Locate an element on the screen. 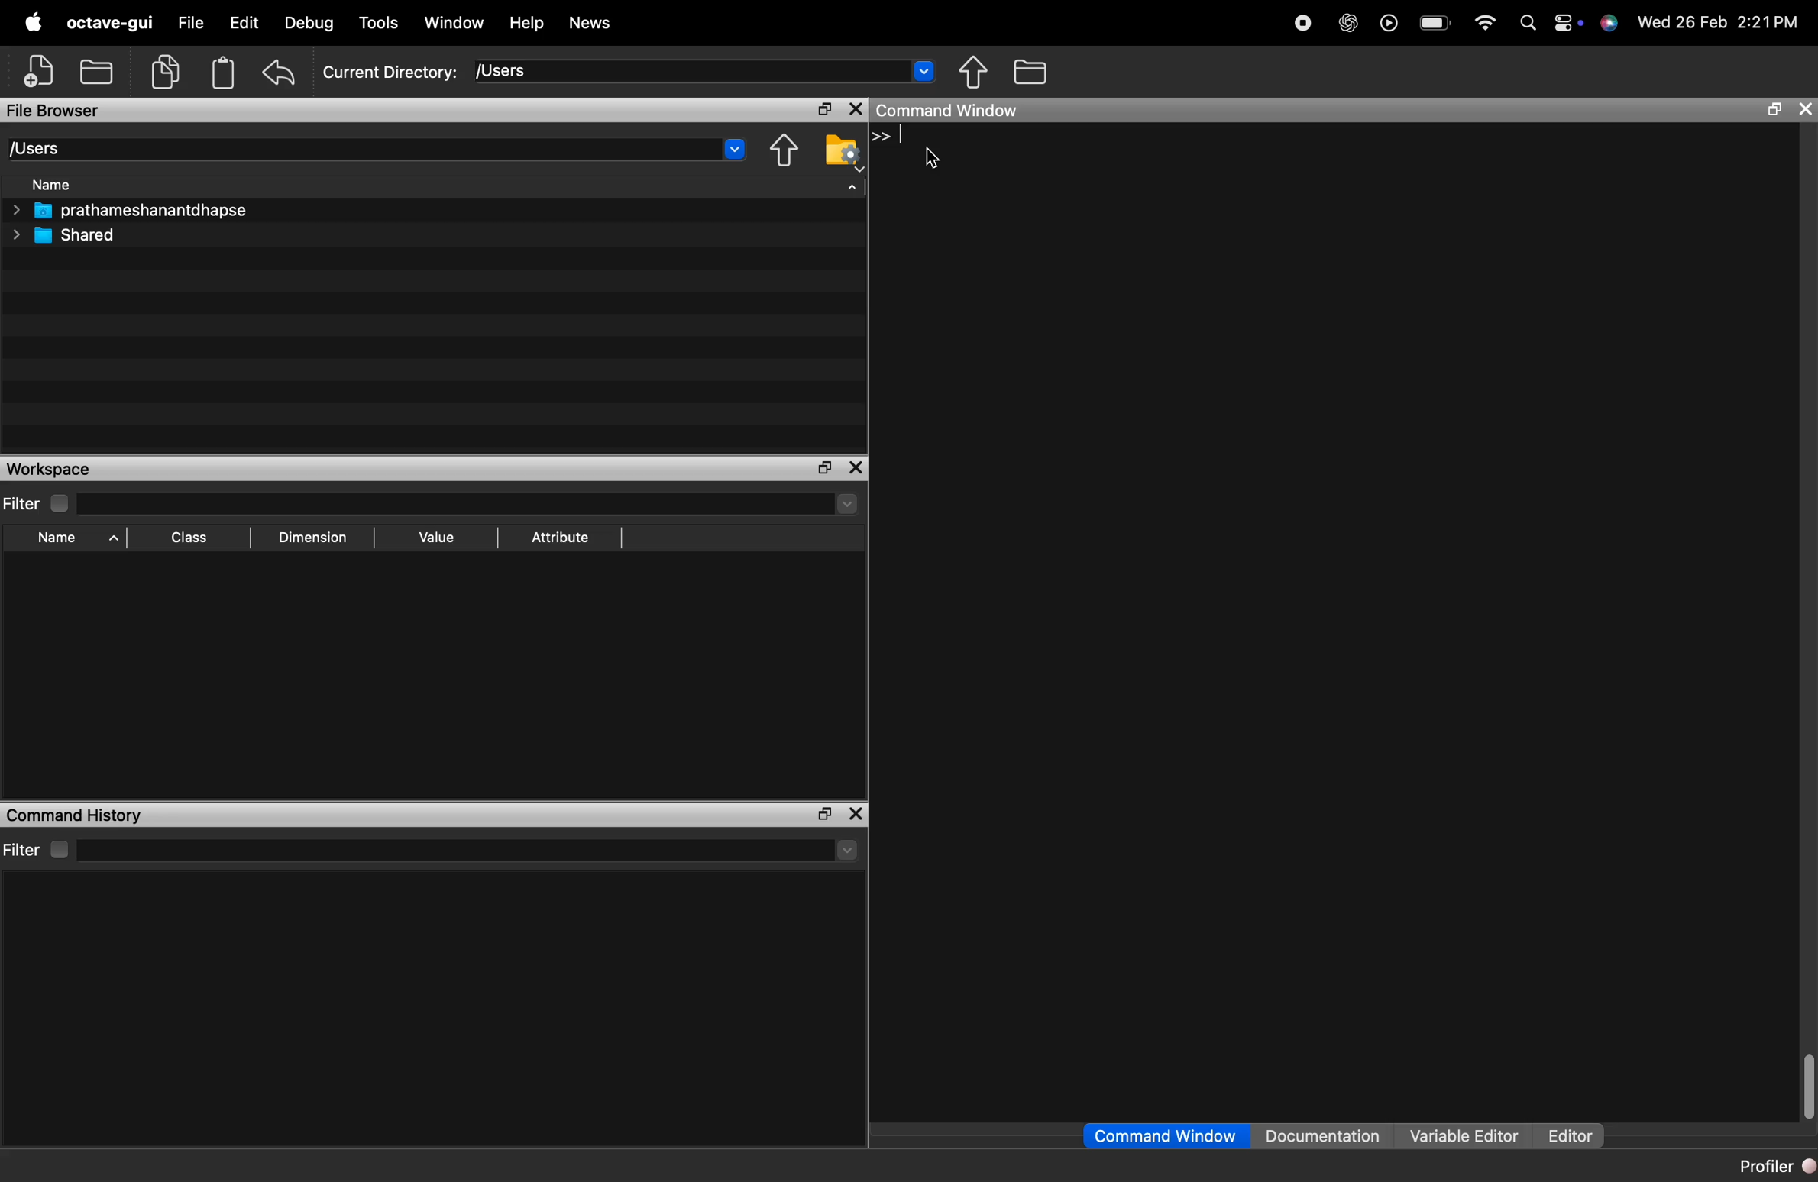 Image resolution: width=1818 pixels, height=1182 pixels. Value is located at coordinates (435, 537).